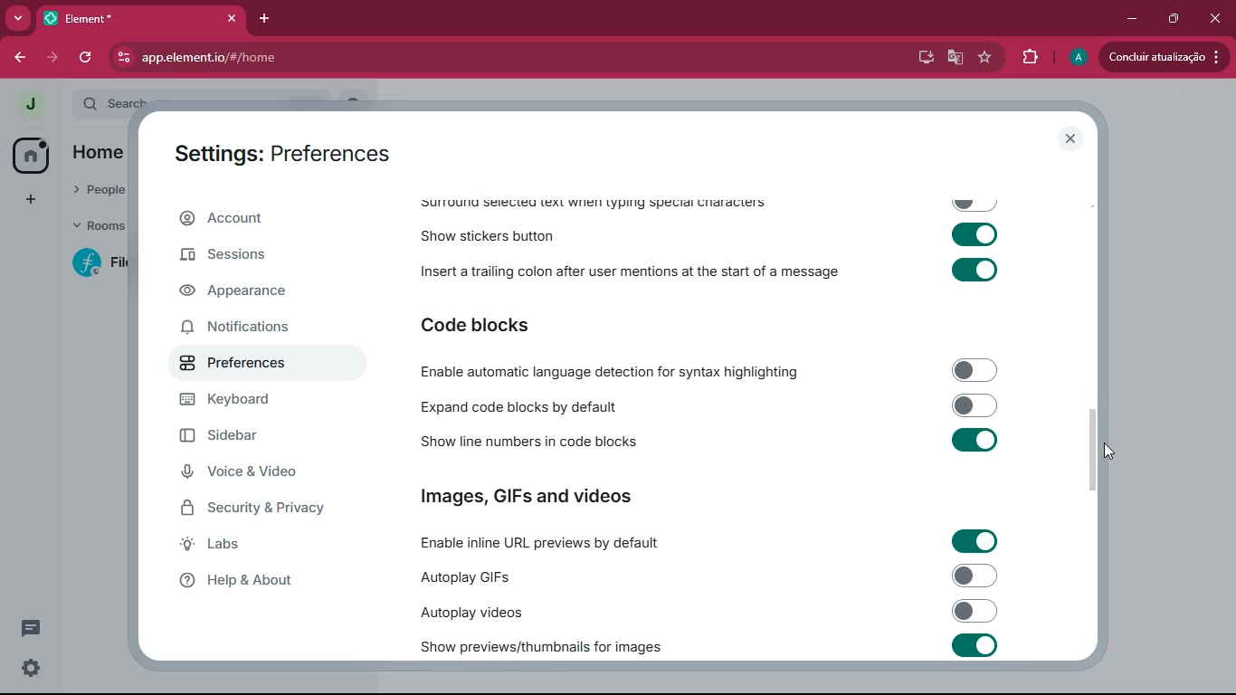  What do you see at coordinates (708, 612) in the screenshot?
I see `Autoplay videos` at bounding box center [708, 612].